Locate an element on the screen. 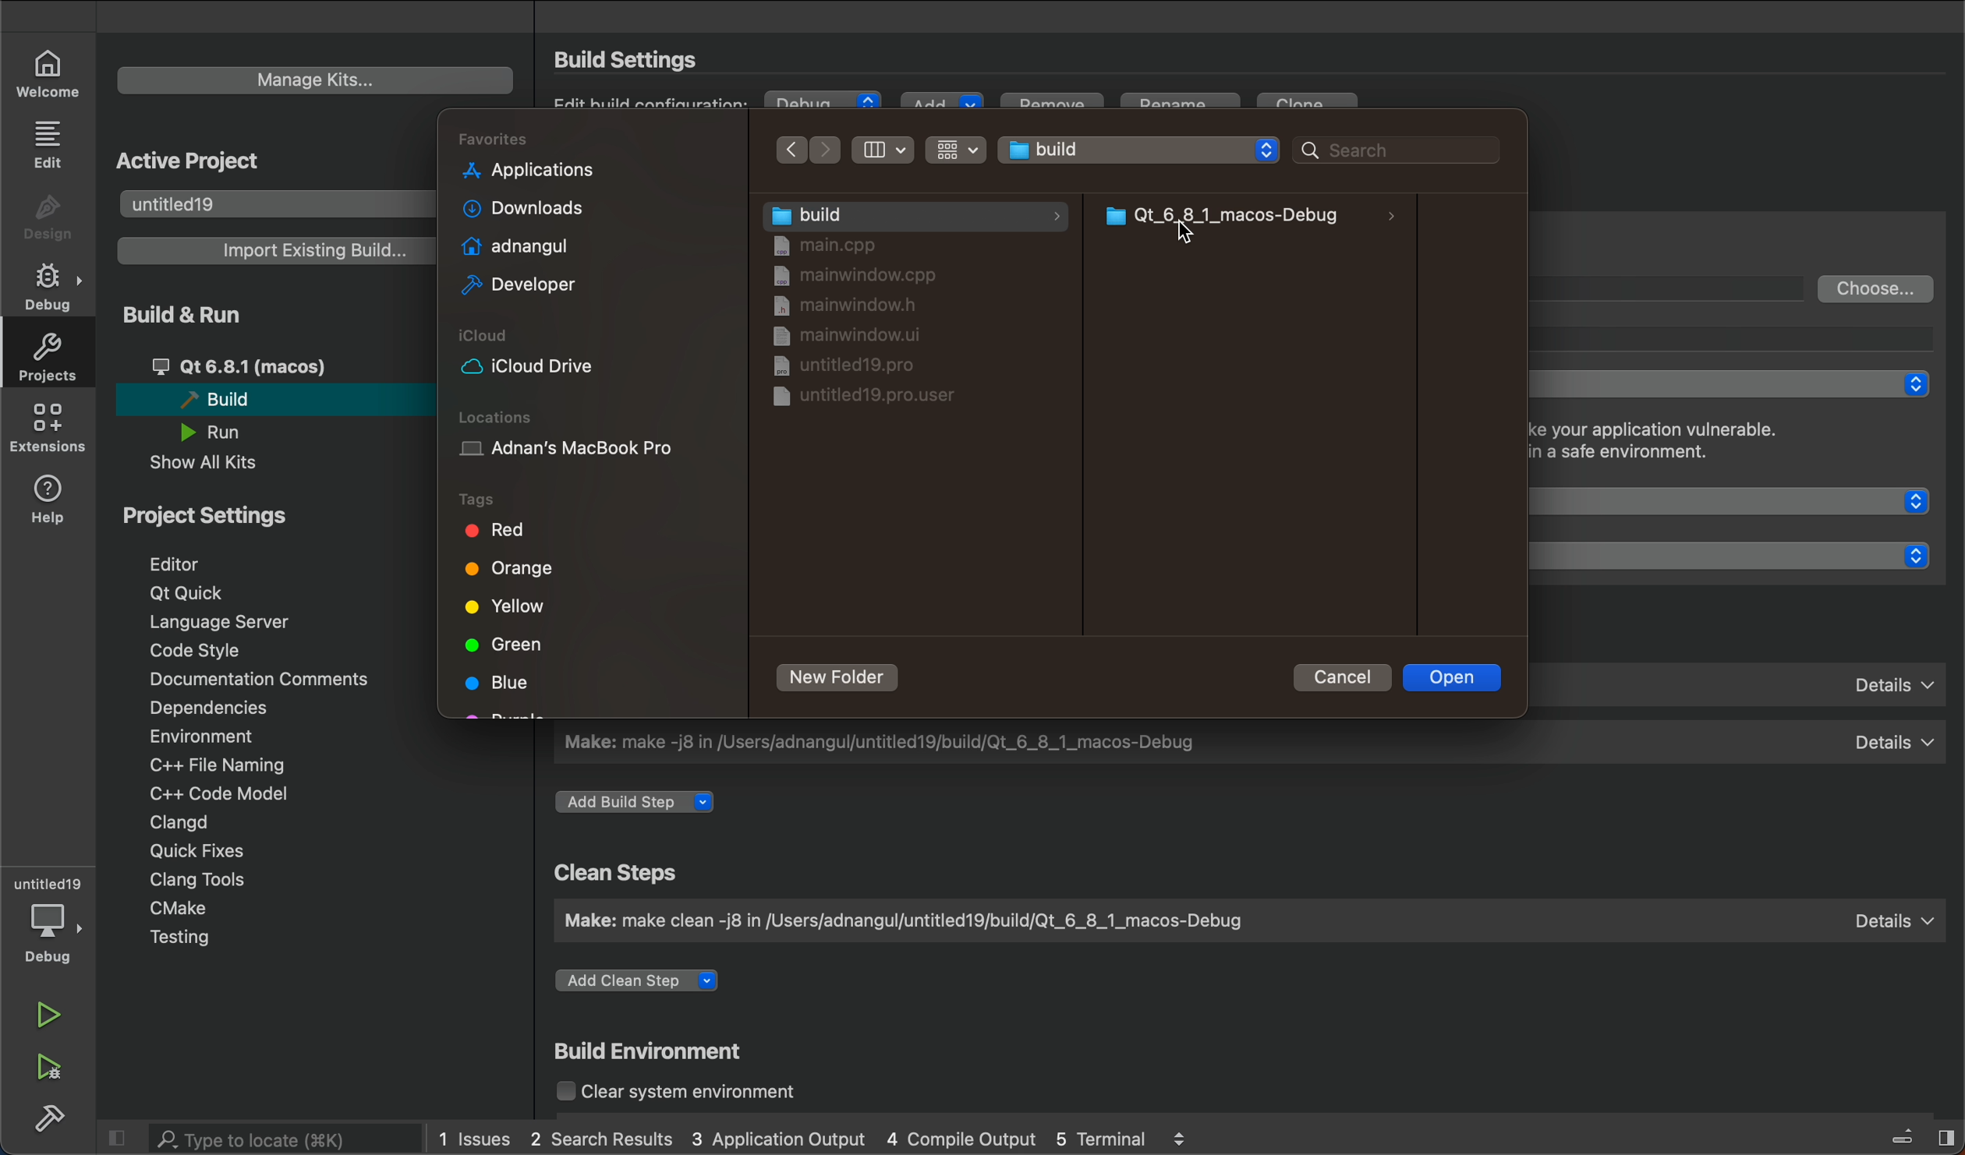 The height and width of the screenshot is (1155, 1965). debug is located at coordinates (53, 288).